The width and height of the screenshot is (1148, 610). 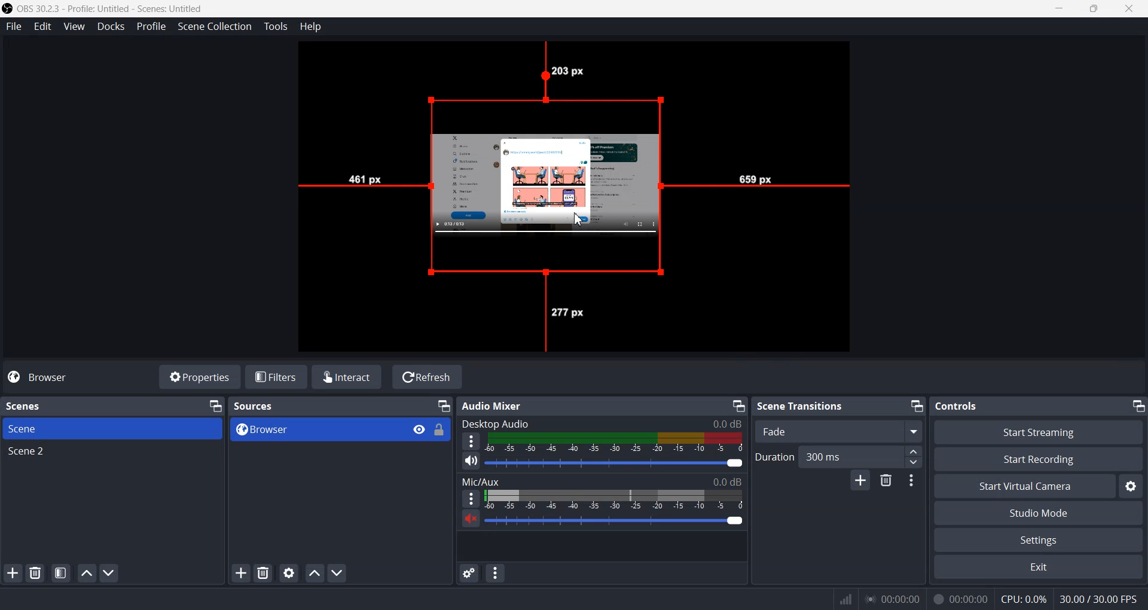 What do you see at coordinates (276, 27) in the screenshot?
I see `Tools` at bounding box center [276, 27].